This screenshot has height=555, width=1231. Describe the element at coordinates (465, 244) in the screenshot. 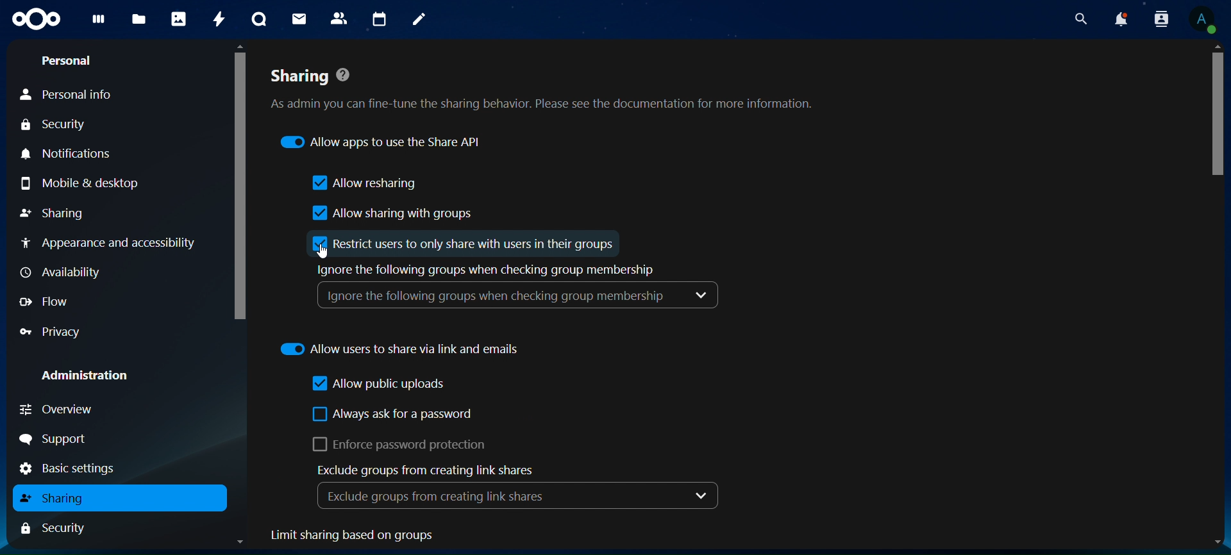

I see `restrict users to only share with users in their groups` at that location.